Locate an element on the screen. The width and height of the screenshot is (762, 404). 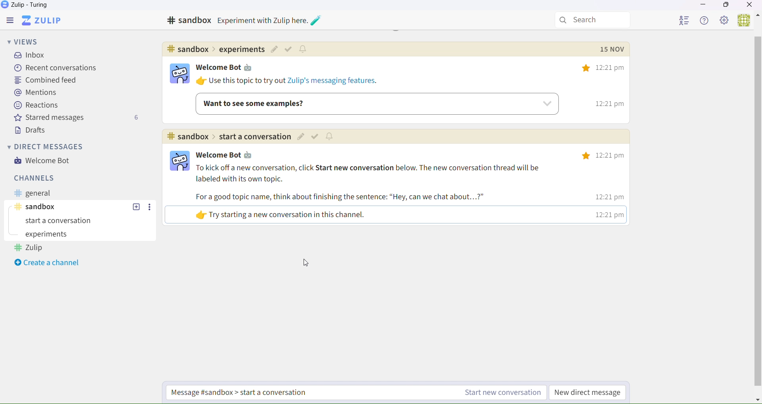
Start a new conversation is located at coordinates (499, 394).